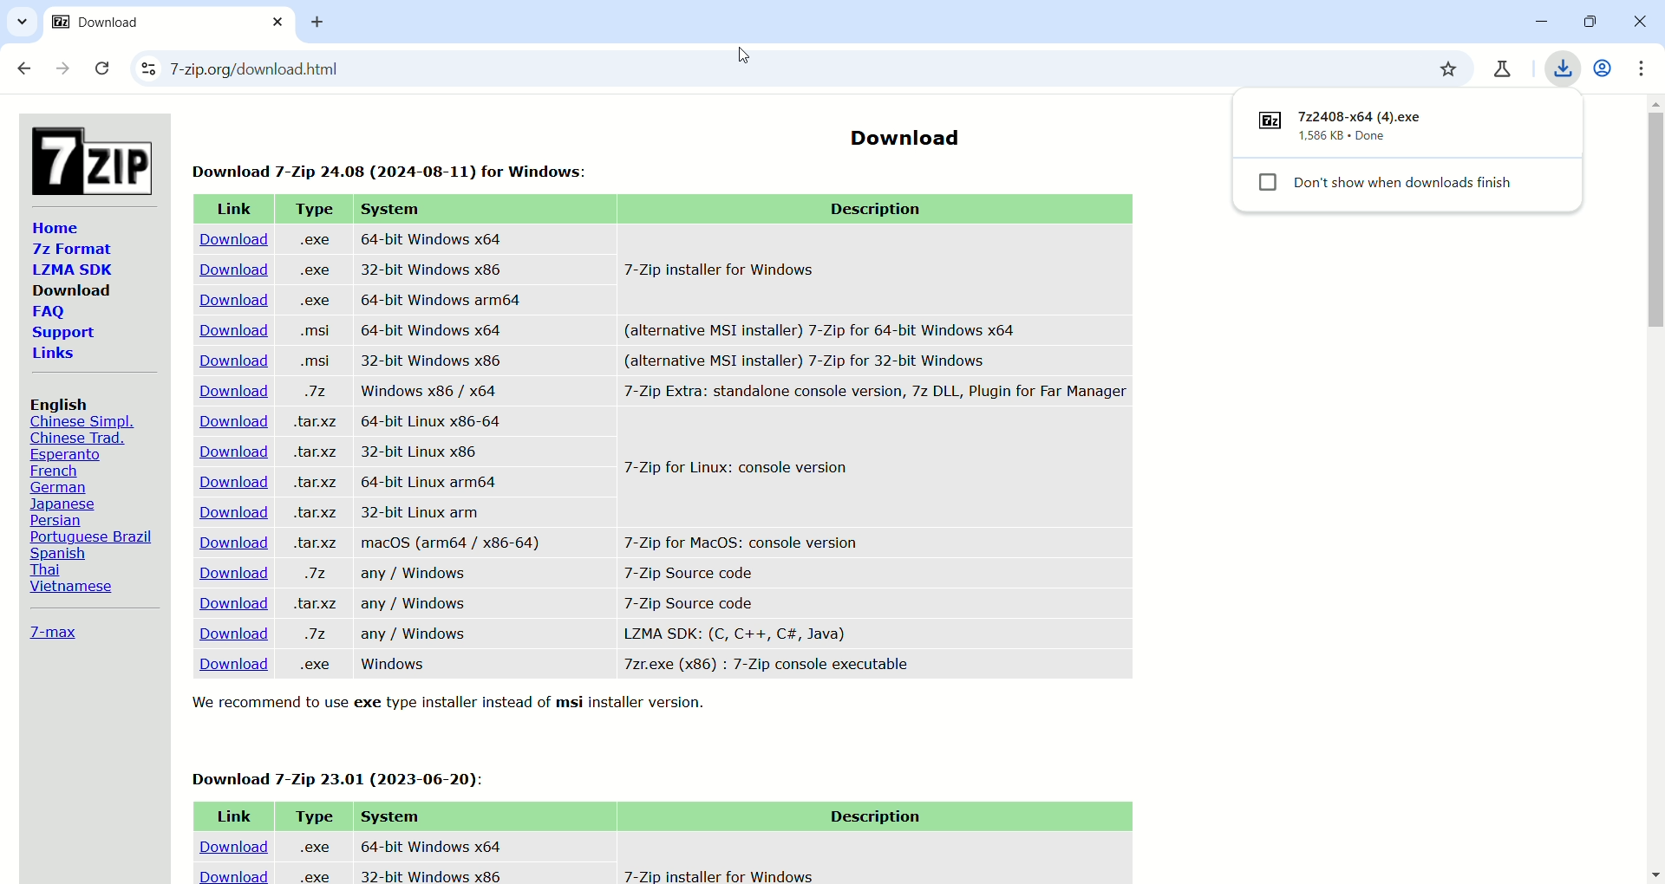 The image size is (1665, 884). Describe the element at coordinates (317, 544) in the screenshot. I see `.tarxz` at that location.